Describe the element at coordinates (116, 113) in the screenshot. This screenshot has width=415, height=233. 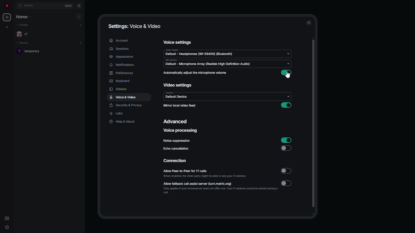
I see `labs` at that location.